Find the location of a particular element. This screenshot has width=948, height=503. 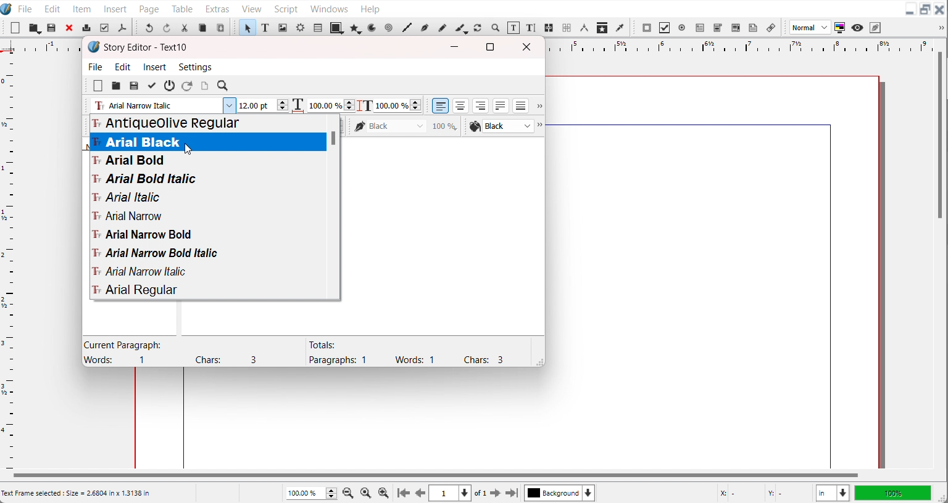

Preview is located at coordinates (858, 28).